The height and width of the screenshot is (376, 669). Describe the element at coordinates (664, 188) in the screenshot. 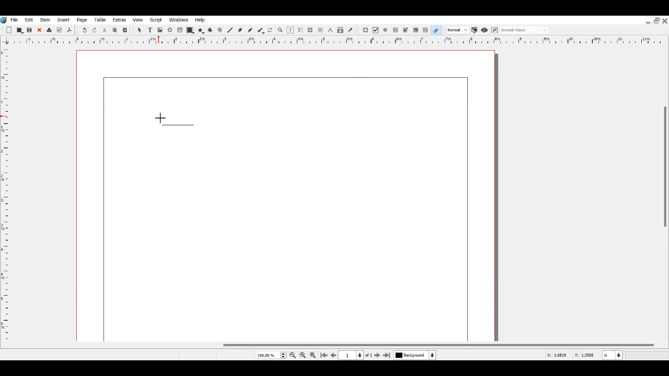

I see `Vertical Scroll Bar` at that location.